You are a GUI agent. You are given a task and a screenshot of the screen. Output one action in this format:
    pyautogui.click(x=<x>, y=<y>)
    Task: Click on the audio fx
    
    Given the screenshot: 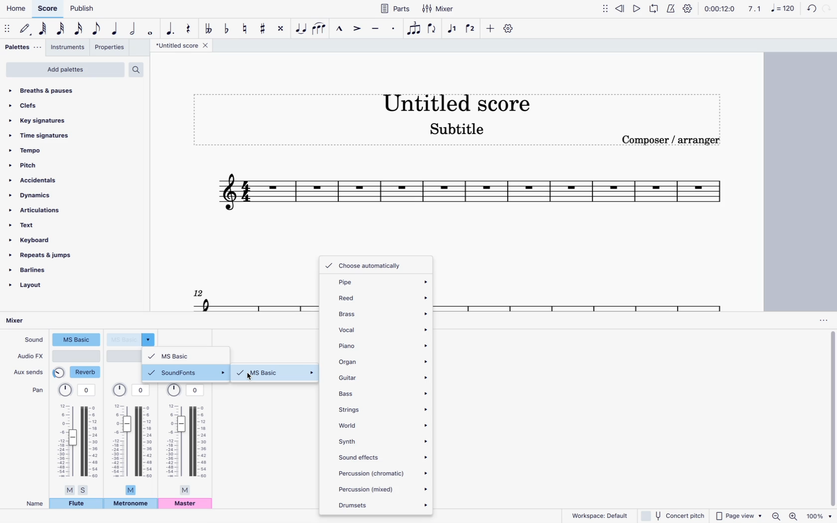 What is the action you would take?
    pyautogui.click(x=30, y=357)
    